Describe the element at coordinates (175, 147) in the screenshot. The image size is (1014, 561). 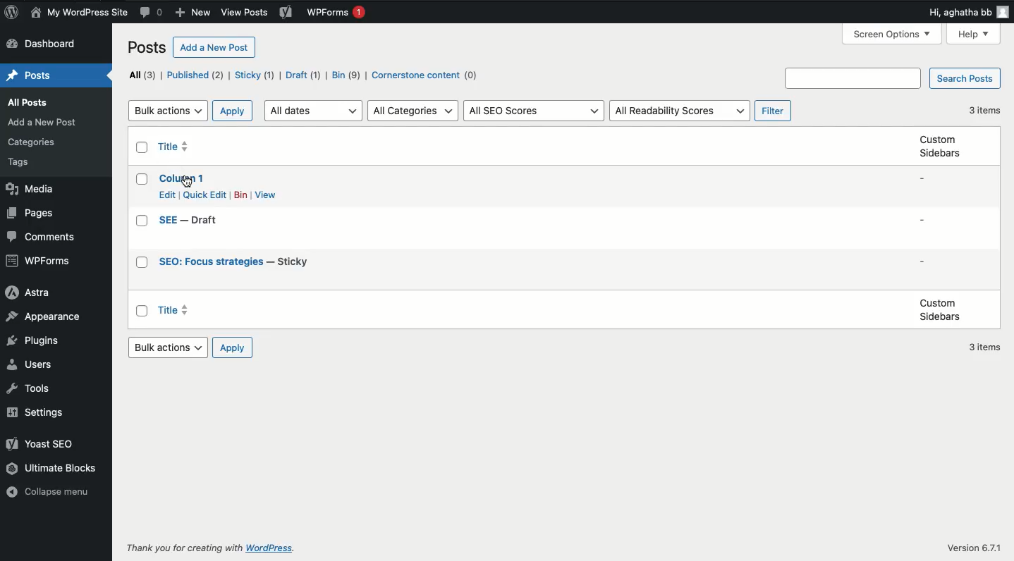
I see `Title` at that location.